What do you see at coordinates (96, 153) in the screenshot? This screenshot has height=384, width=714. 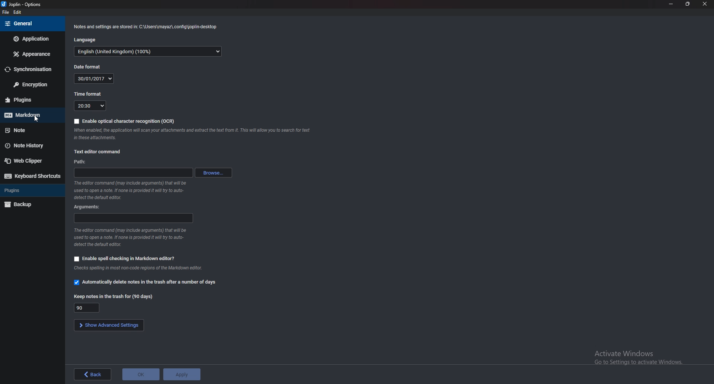 I see `Text editor command` at bounding box center [96, 153].